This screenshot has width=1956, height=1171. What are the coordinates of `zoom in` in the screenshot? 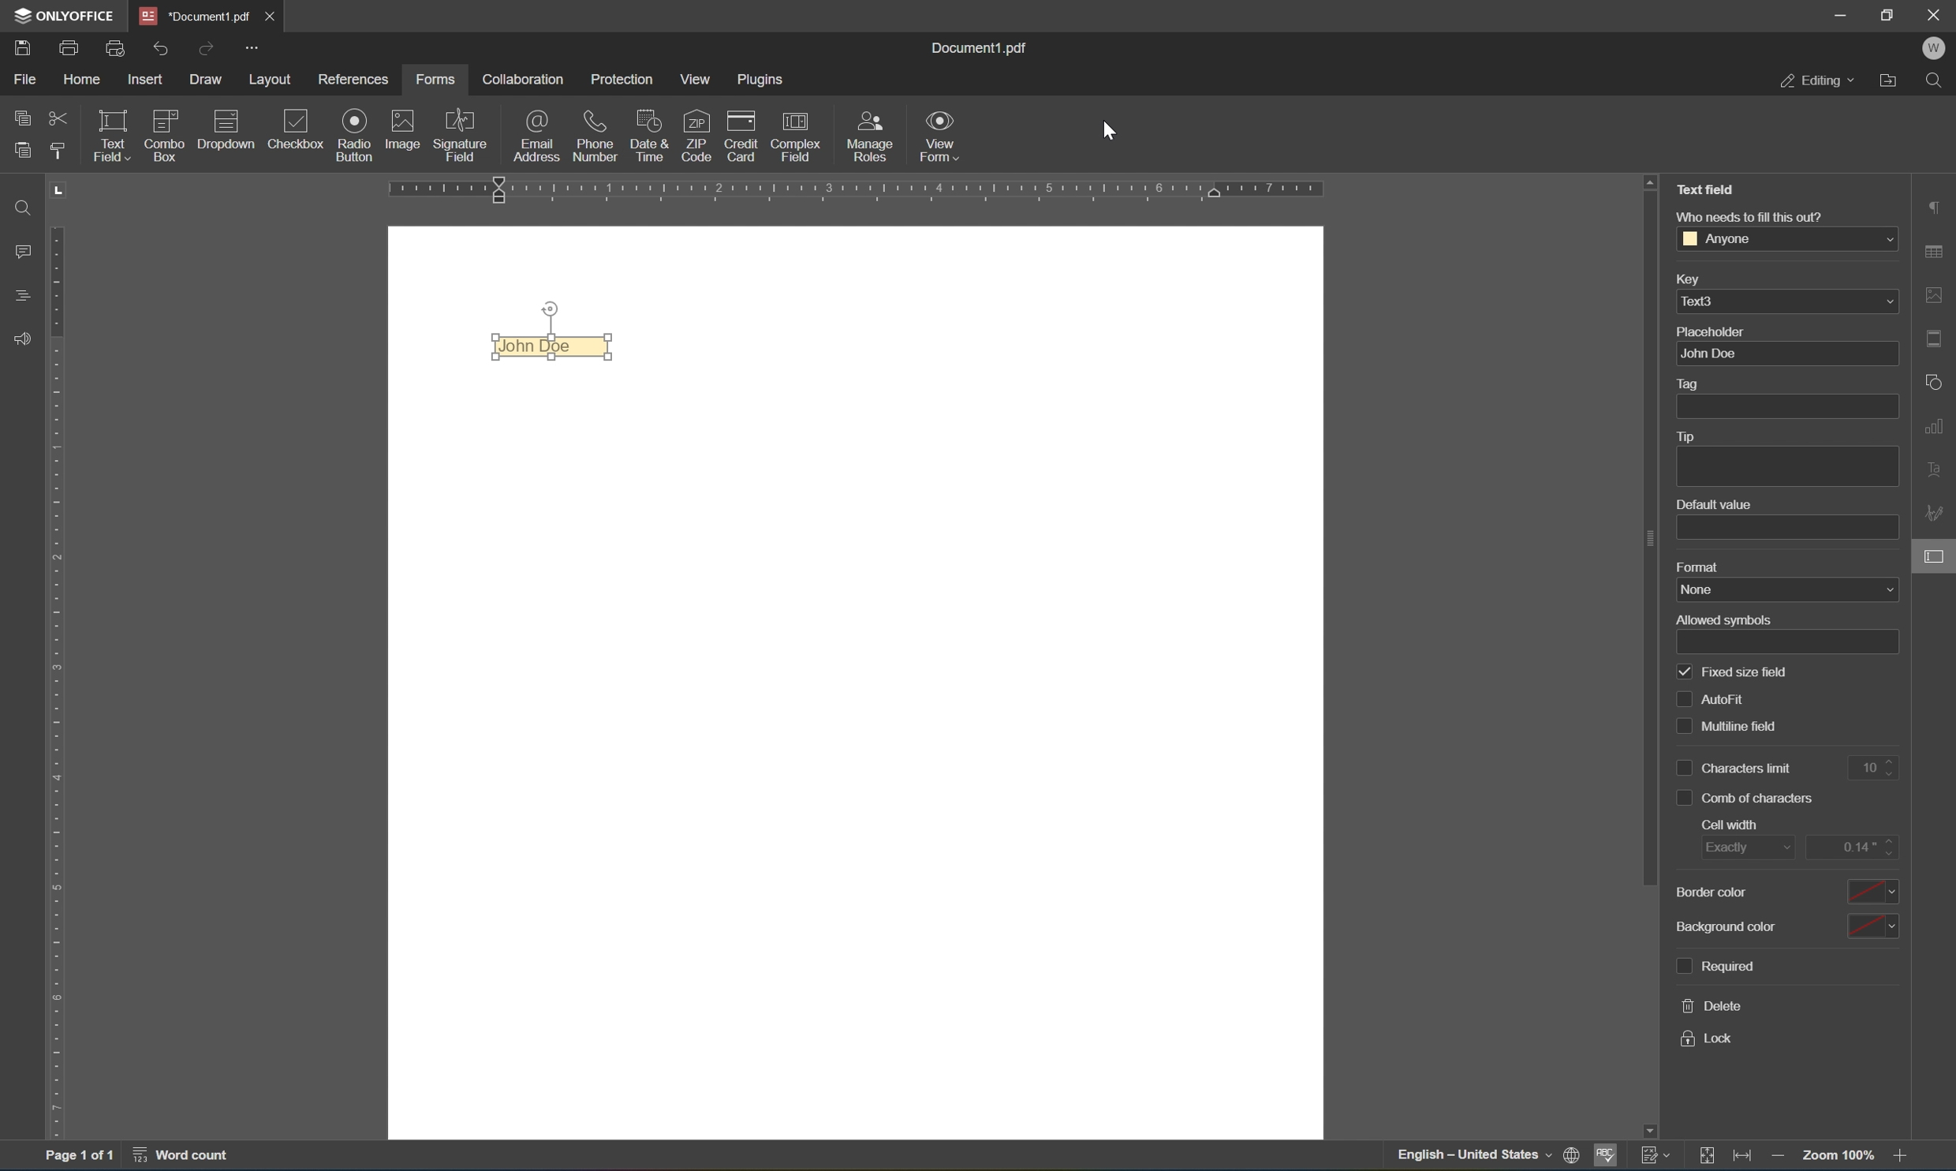 It's located at (1907, 1159).